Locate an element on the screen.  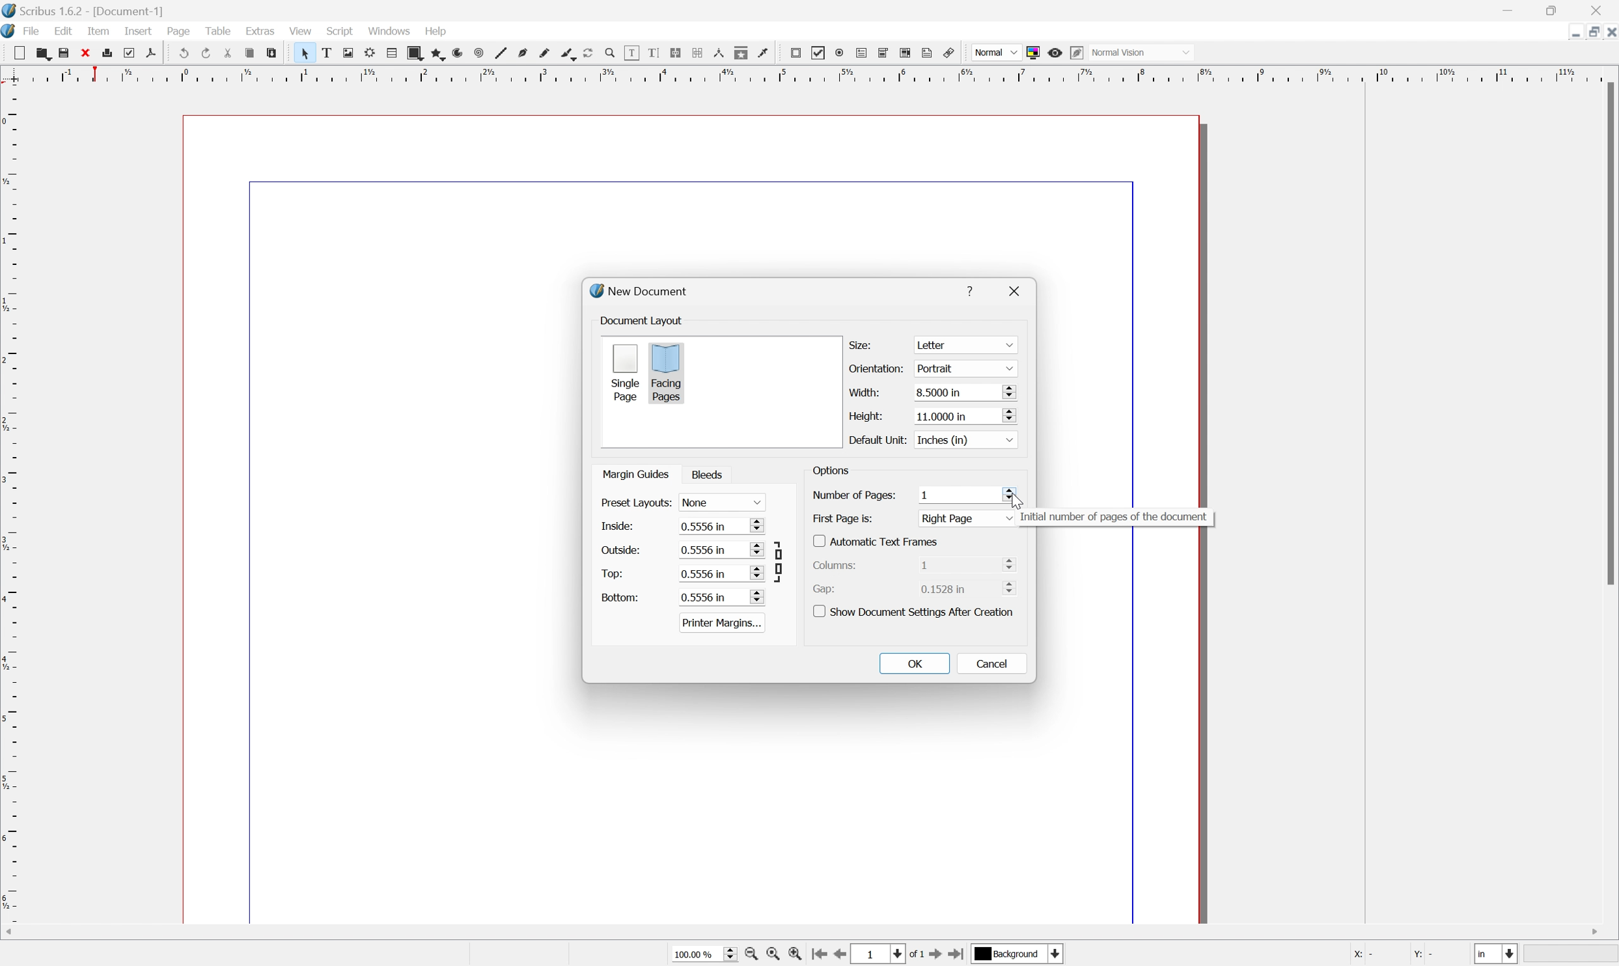
Number of pages: is located at coordinates (853, 495).